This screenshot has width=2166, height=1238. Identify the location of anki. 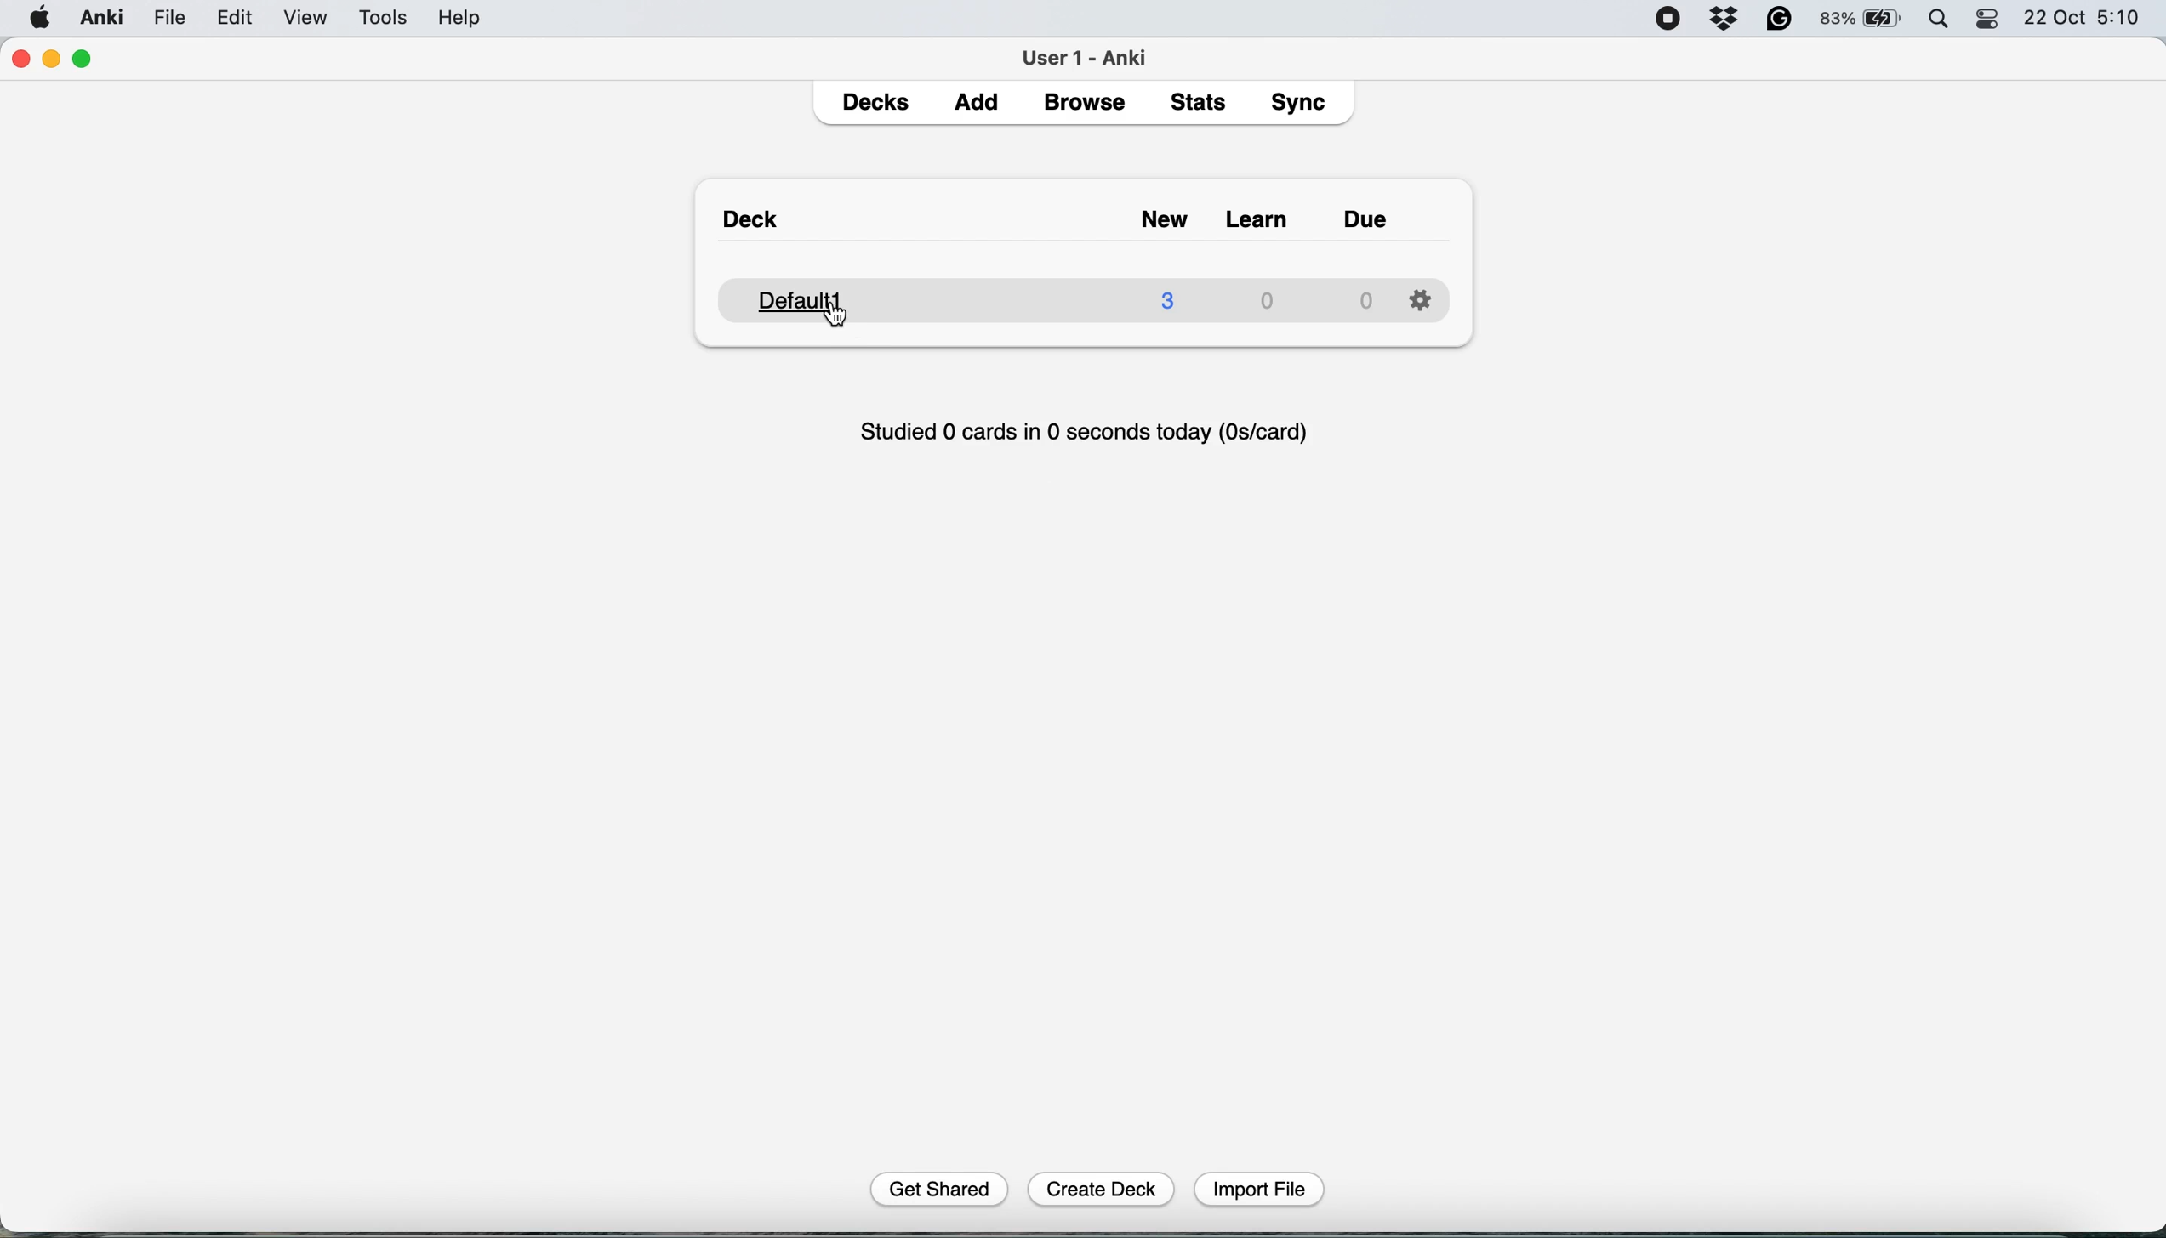
(105, 17).